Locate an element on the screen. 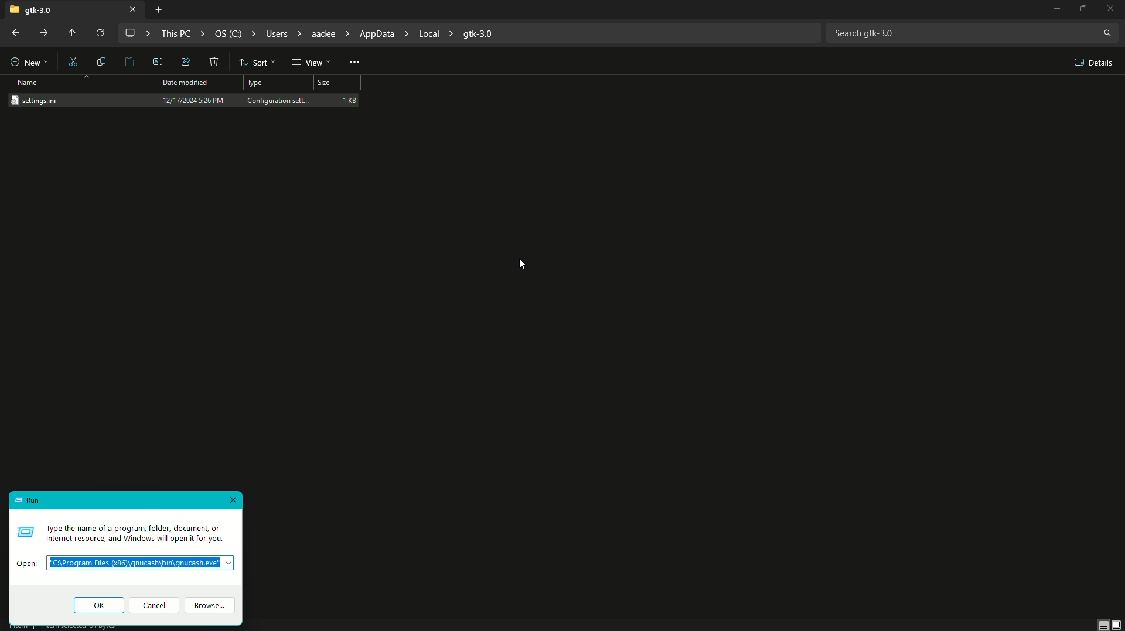 The height and width of the screenshot is (631, 1125). New is located at coordinates (28, 60).